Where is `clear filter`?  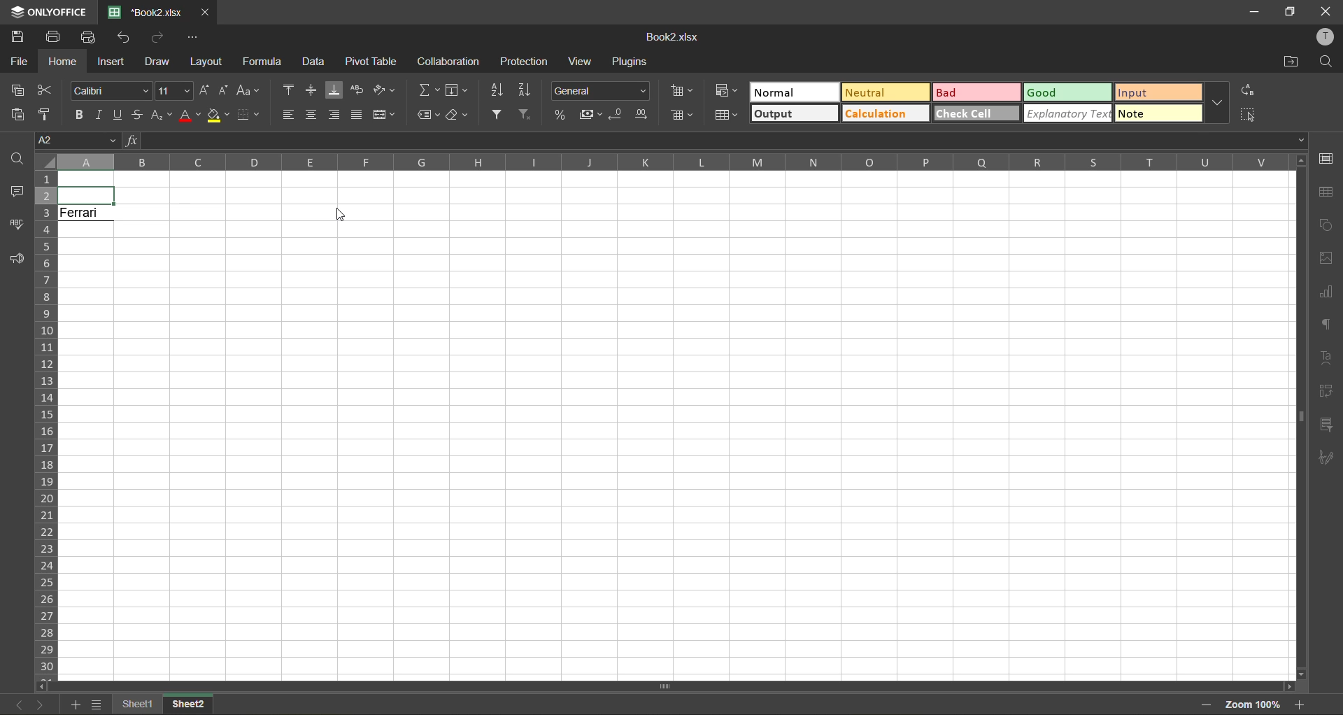 clear filter is located at coordinates (529, 115).